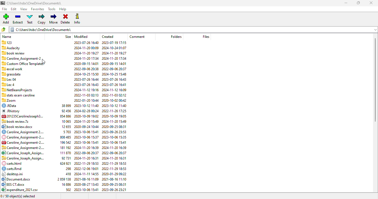  I want to click on  desktop.ini, so click(13, 174).